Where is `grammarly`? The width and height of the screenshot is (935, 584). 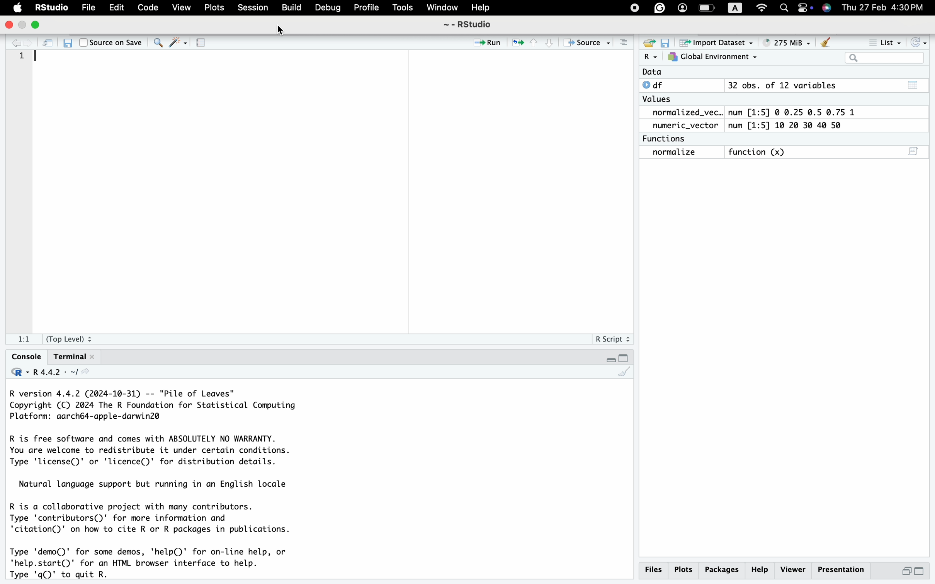
grammarly is located at coordinates (659, 7).